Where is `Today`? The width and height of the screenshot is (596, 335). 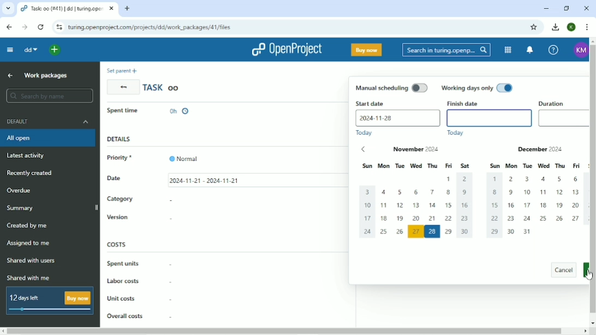
Today is located at coordinates (365, 133).